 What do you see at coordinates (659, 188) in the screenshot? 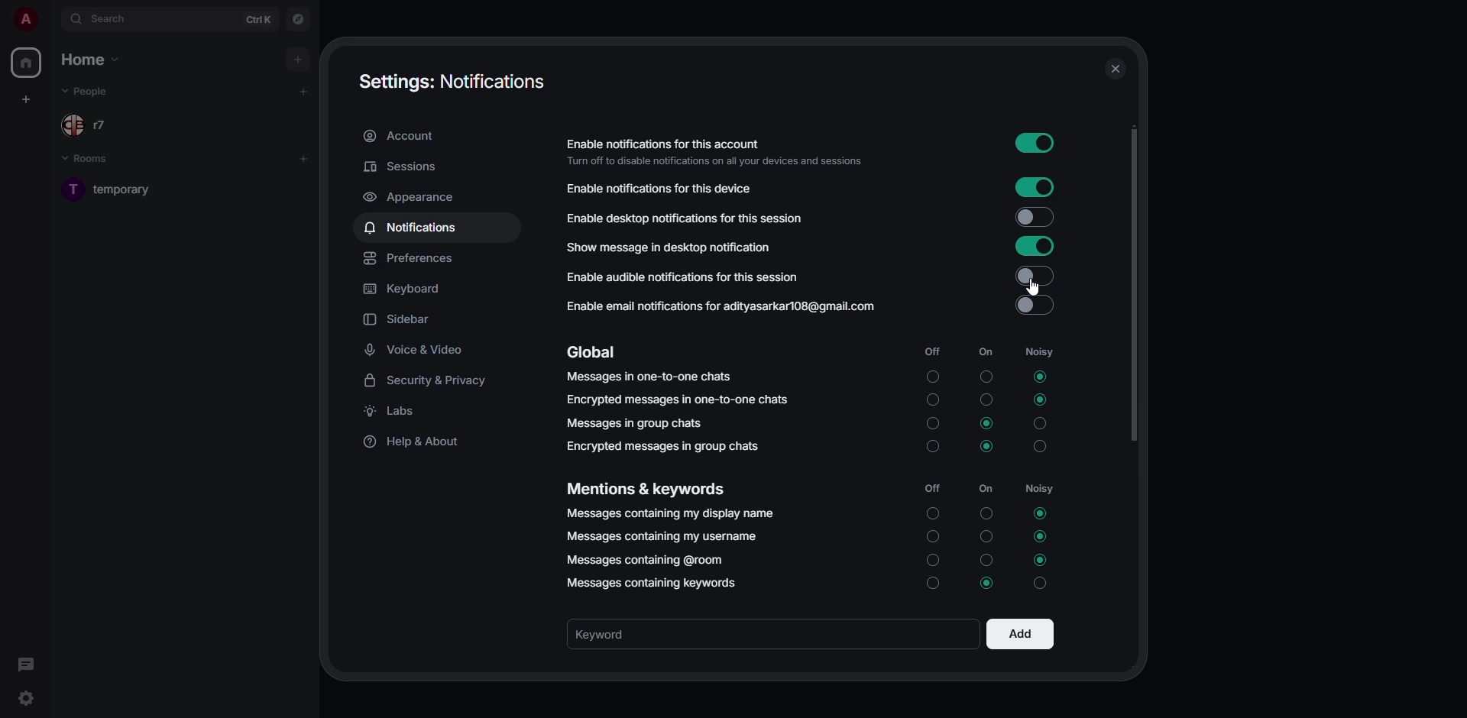
I see `enable notifications for this device` at bounding box center [659, 188].